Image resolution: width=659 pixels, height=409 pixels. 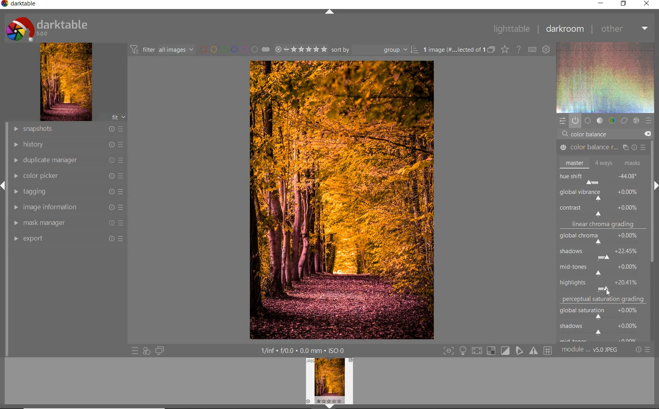 What do you see at coordinates (655, 183) in the screenshot?
I see `expand/collapse` at bounding box center [655, 183].